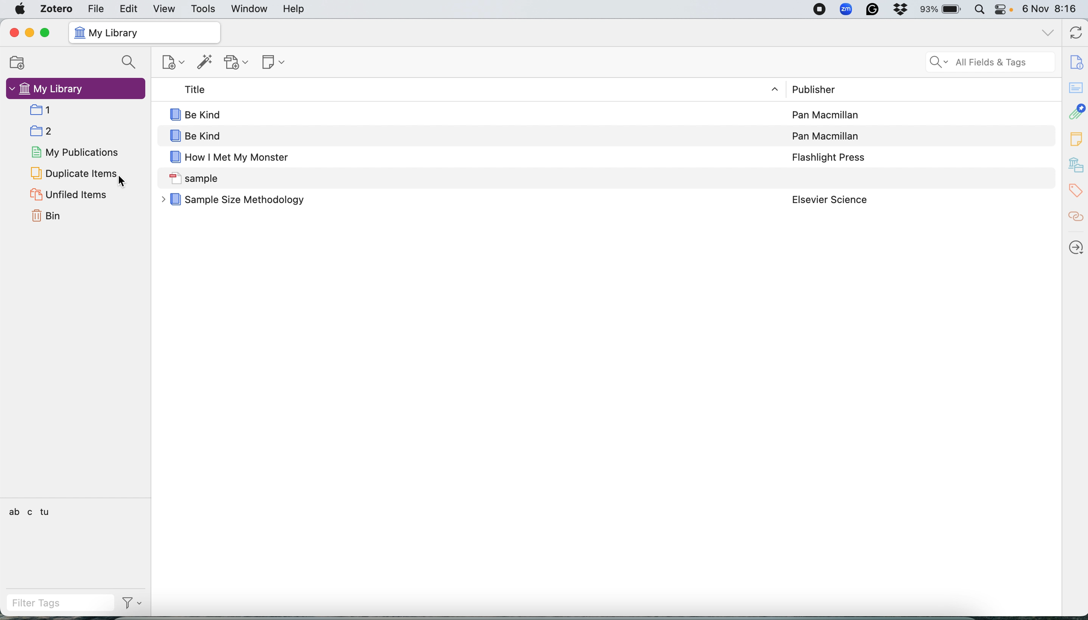 This screenshot has width=1088, height=620. Describe the element at coordinates (128, 61) in the screenshot. I see `search` at that location.